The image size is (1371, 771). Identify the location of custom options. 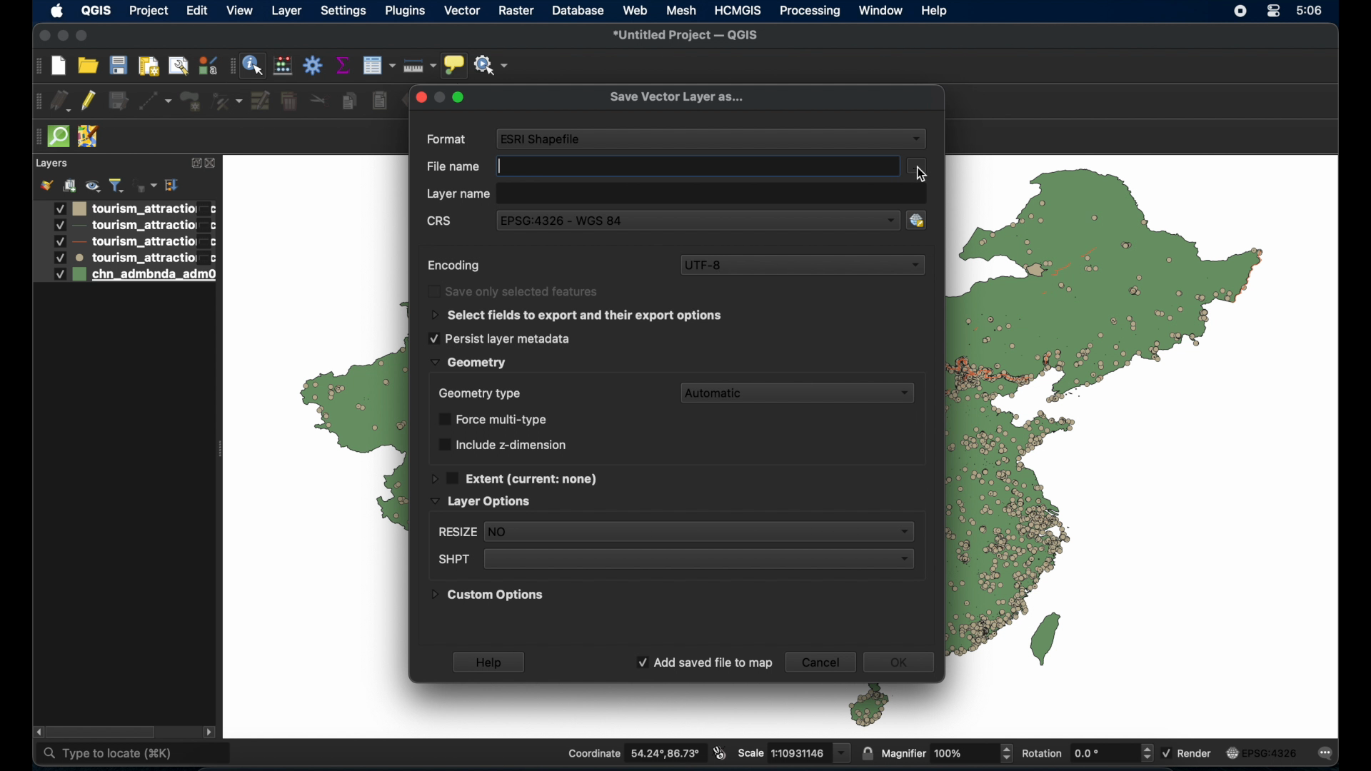
(488, 598).